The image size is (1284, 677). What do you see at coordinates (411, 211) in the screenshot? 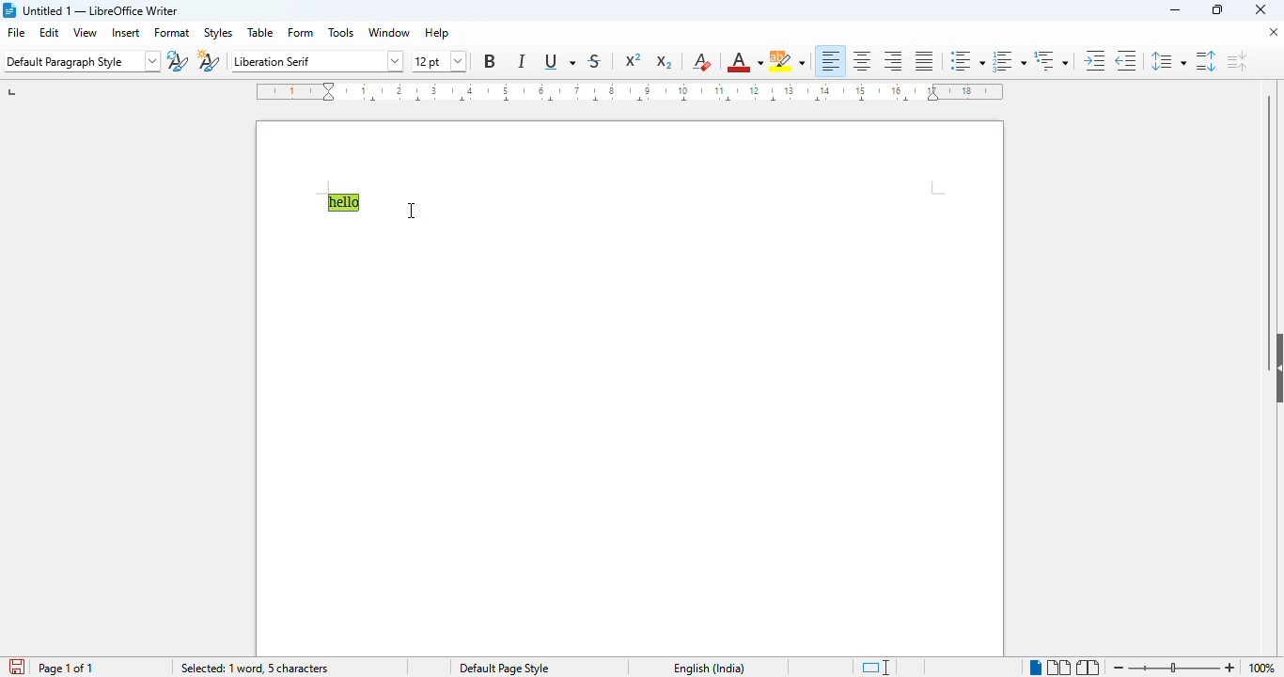
I see `cursor` at bounding box center [411, 211].